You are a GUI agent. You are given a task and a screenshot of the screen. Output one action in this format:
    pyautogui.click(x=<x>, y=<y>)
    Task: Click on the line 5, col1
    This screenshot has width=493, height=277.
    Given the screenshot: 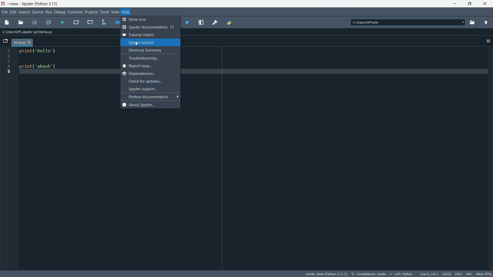 What is the action you would take?
    pyautogui.click(x=429, y=274)
    